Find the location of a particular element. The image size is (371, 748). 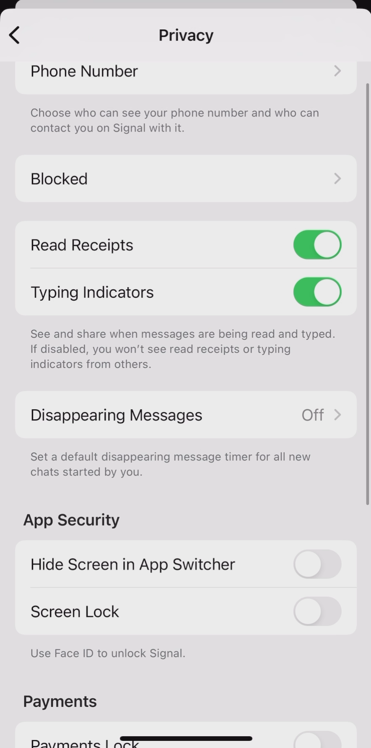

Privacy is located at coordinates (187, 35).